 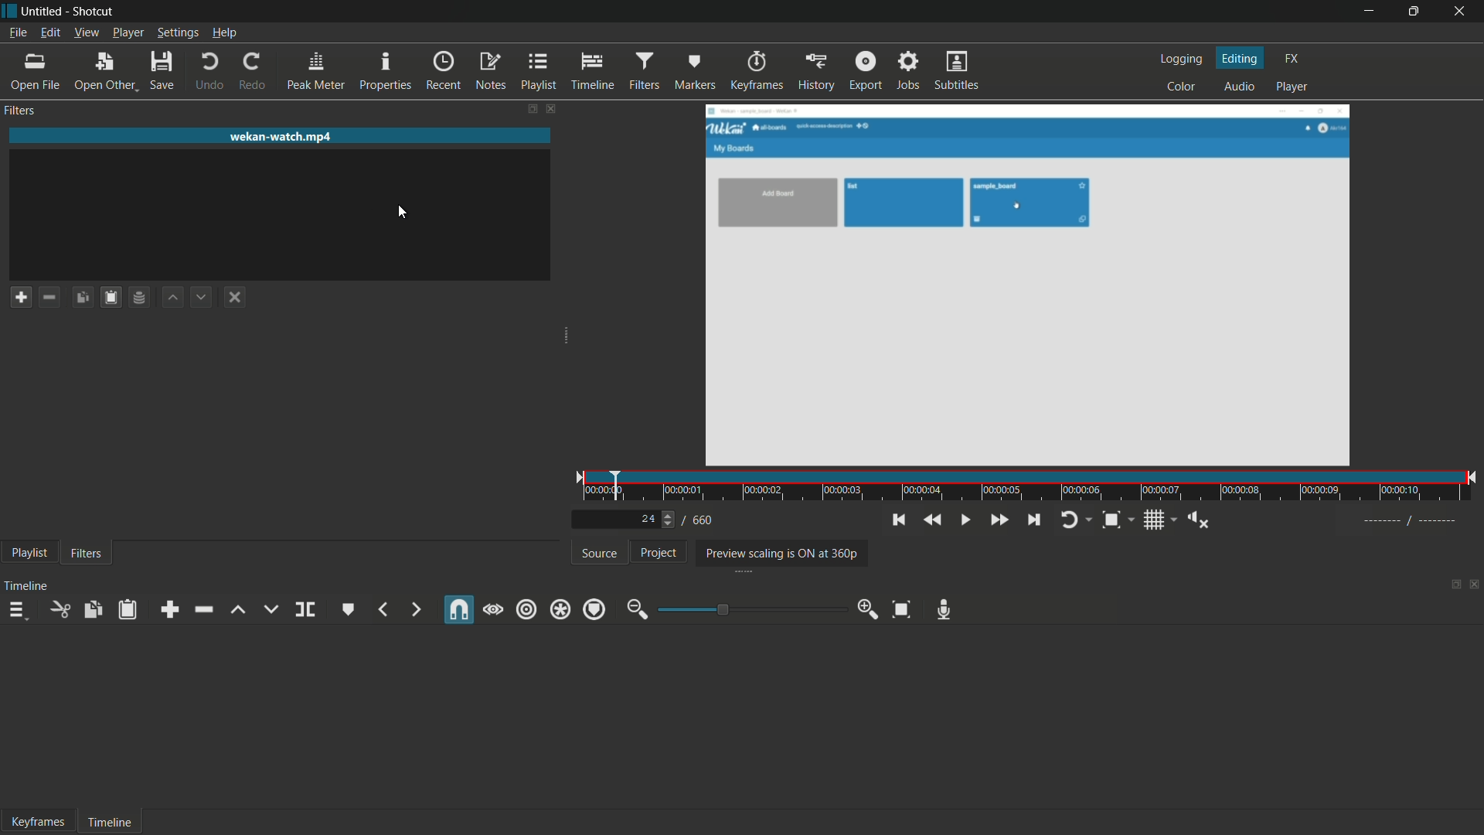 What do you see at coordinates (94, 608) in the screenshot?
I see `copy` at bounding box center [94, 608].